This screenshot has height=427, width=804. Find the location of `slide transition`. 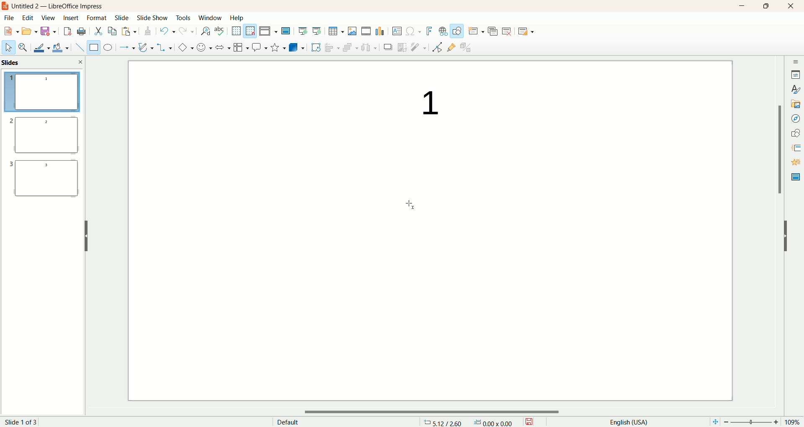

slide transition is located at coordinates (795, 147).